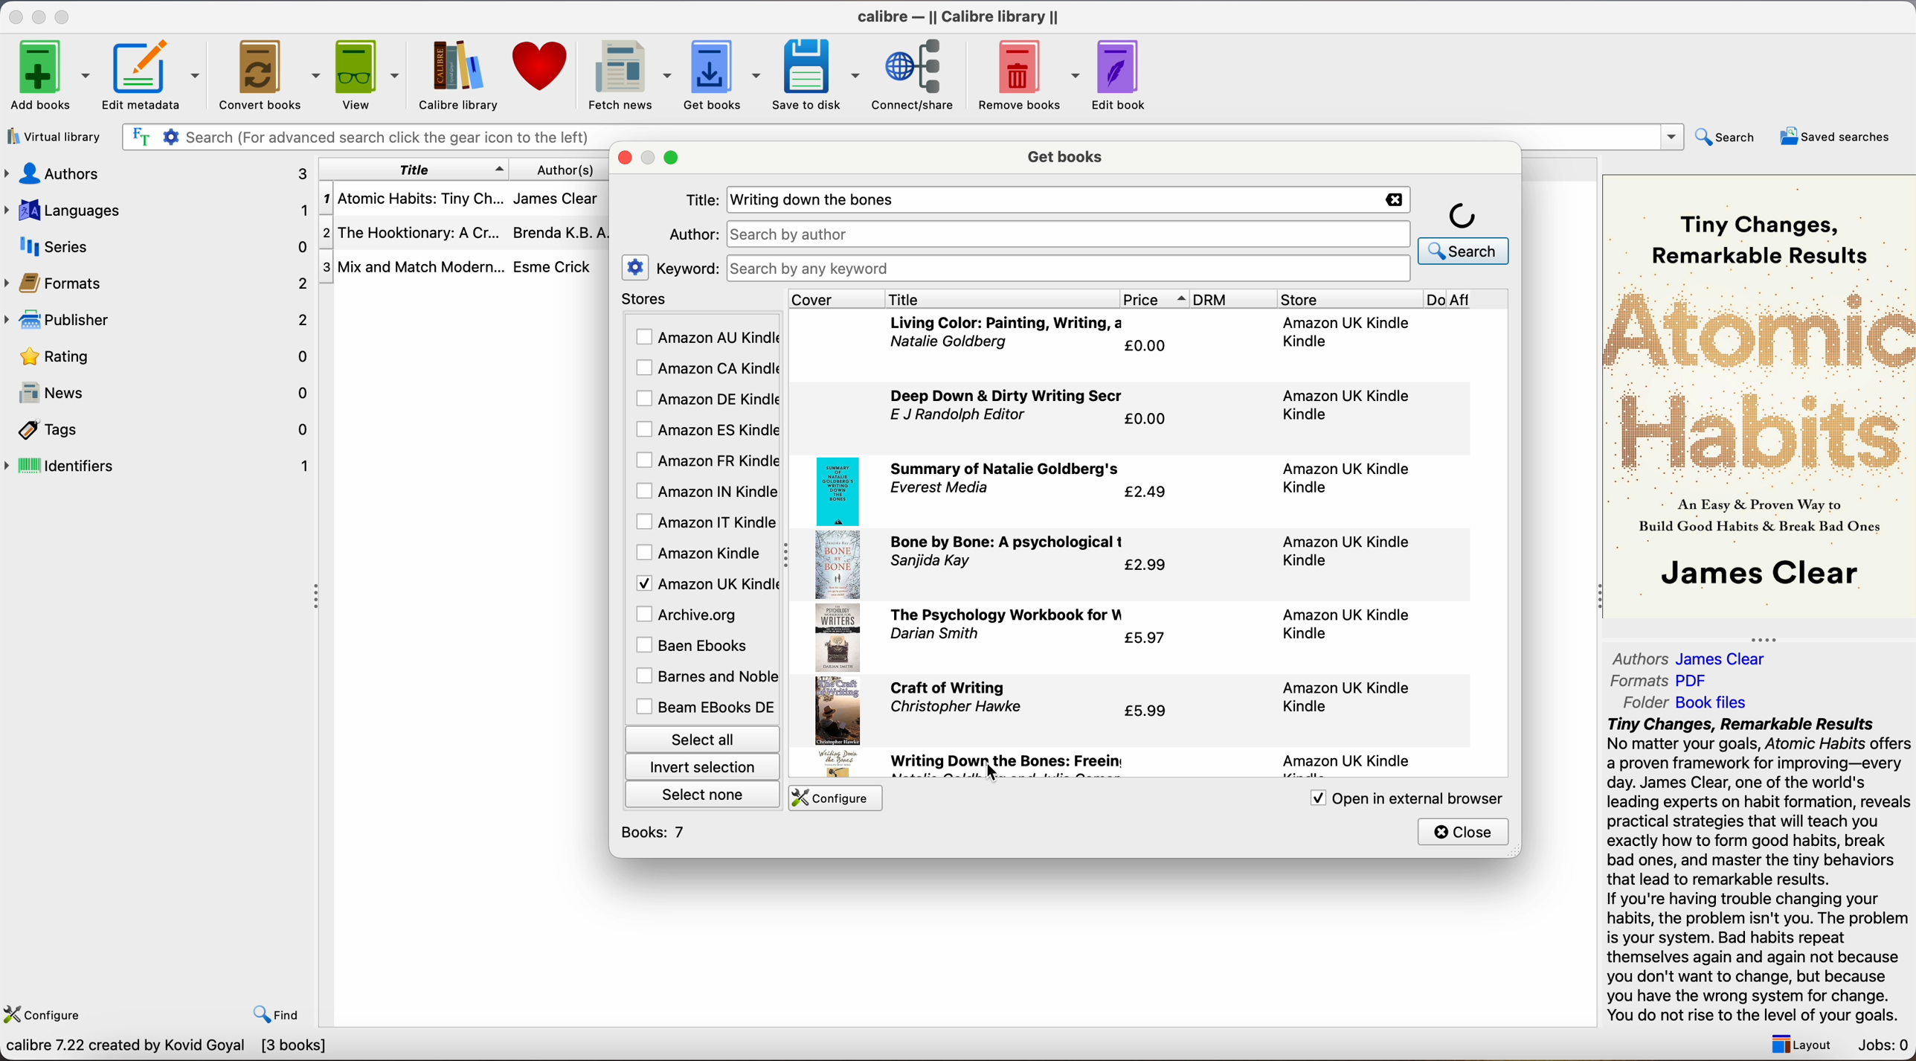 This screenshot has height=1061, width=1916. I want to click on Formats PDF, so click(1661, 681).